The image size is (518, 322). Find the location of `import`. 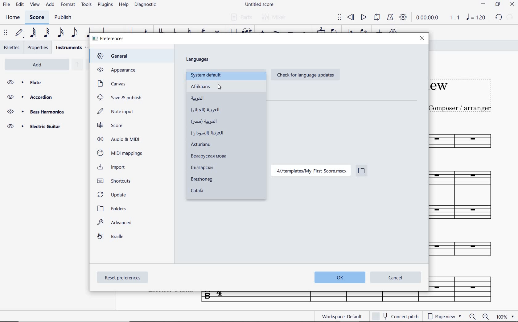

import is located at coordinates (113, 167).